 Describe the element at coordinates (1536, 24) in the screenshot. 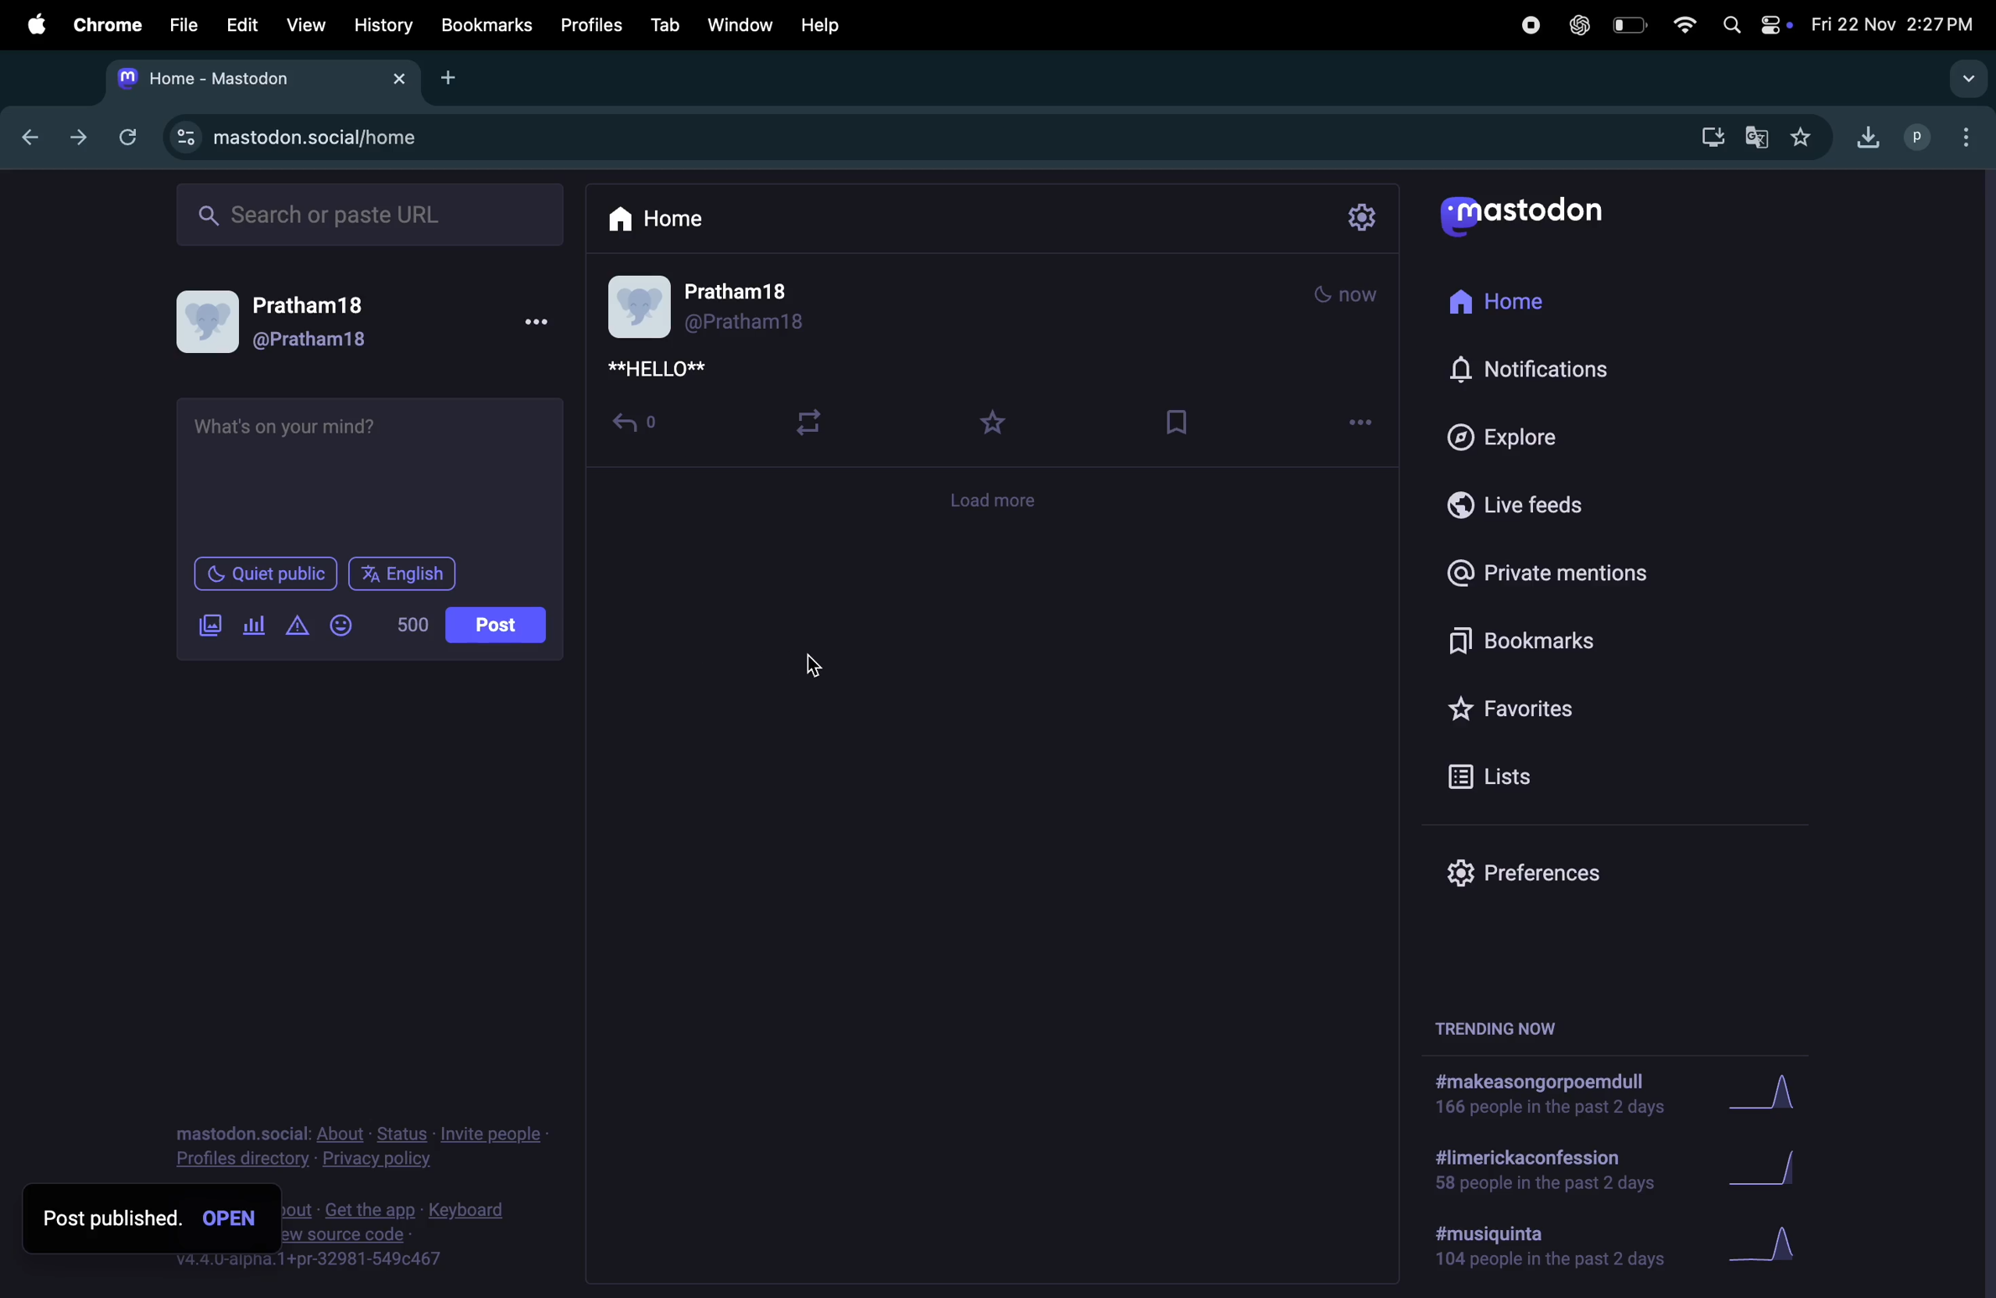

I see `record` at that location.